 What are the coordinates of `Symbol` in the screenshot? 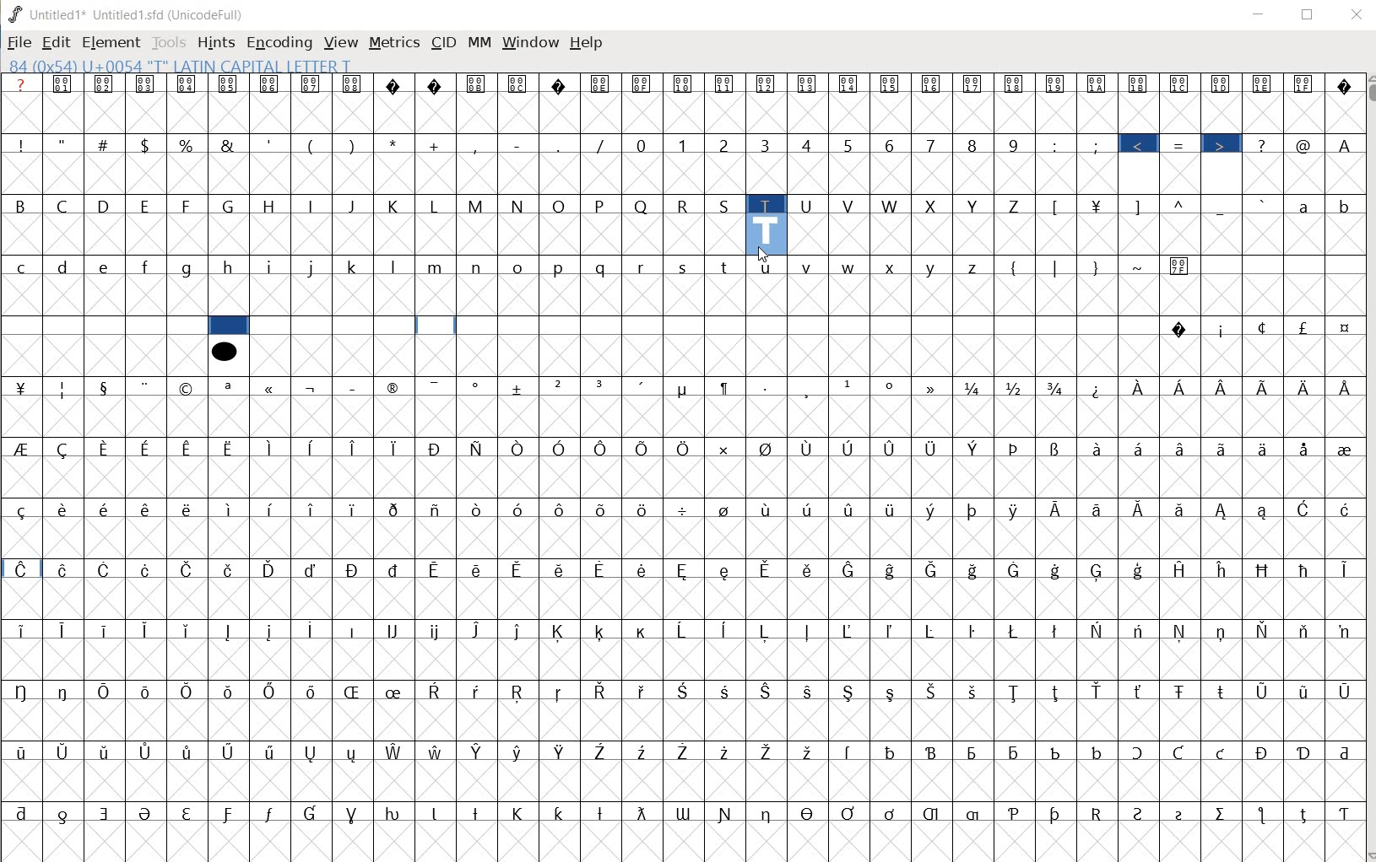 It's located at (396, 569).